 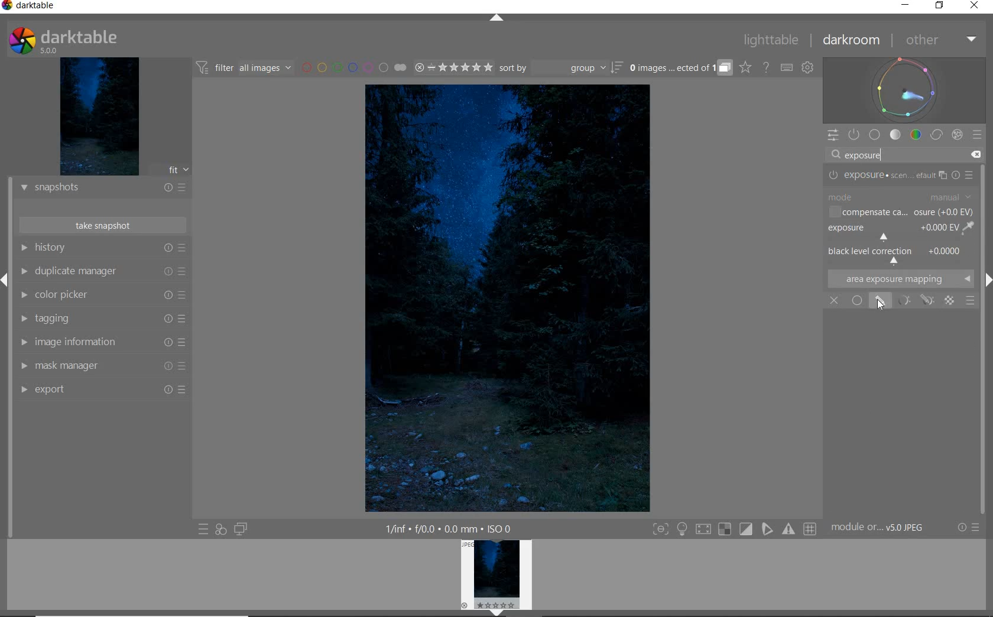 I want to click on IMAGE INFORMATION, so click(x=100, y=343).